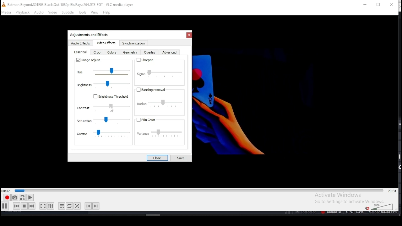 This screenshot has height=226, width=402. Describe the element at coordinates (16, 207) in the screenshot. I see `previous media in track, skips backward when held` at that location.